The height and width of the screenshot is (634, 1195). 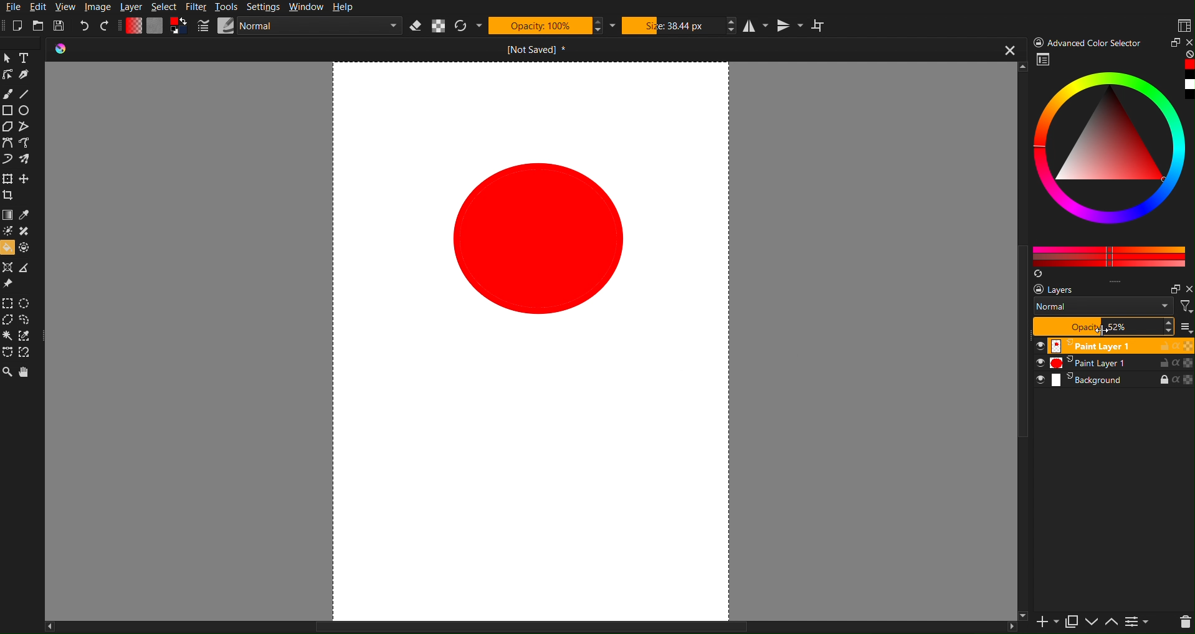 What do you see at coordinates (27, 94) in the screenshot?
I see `Line` at bounding box center [27, 94].